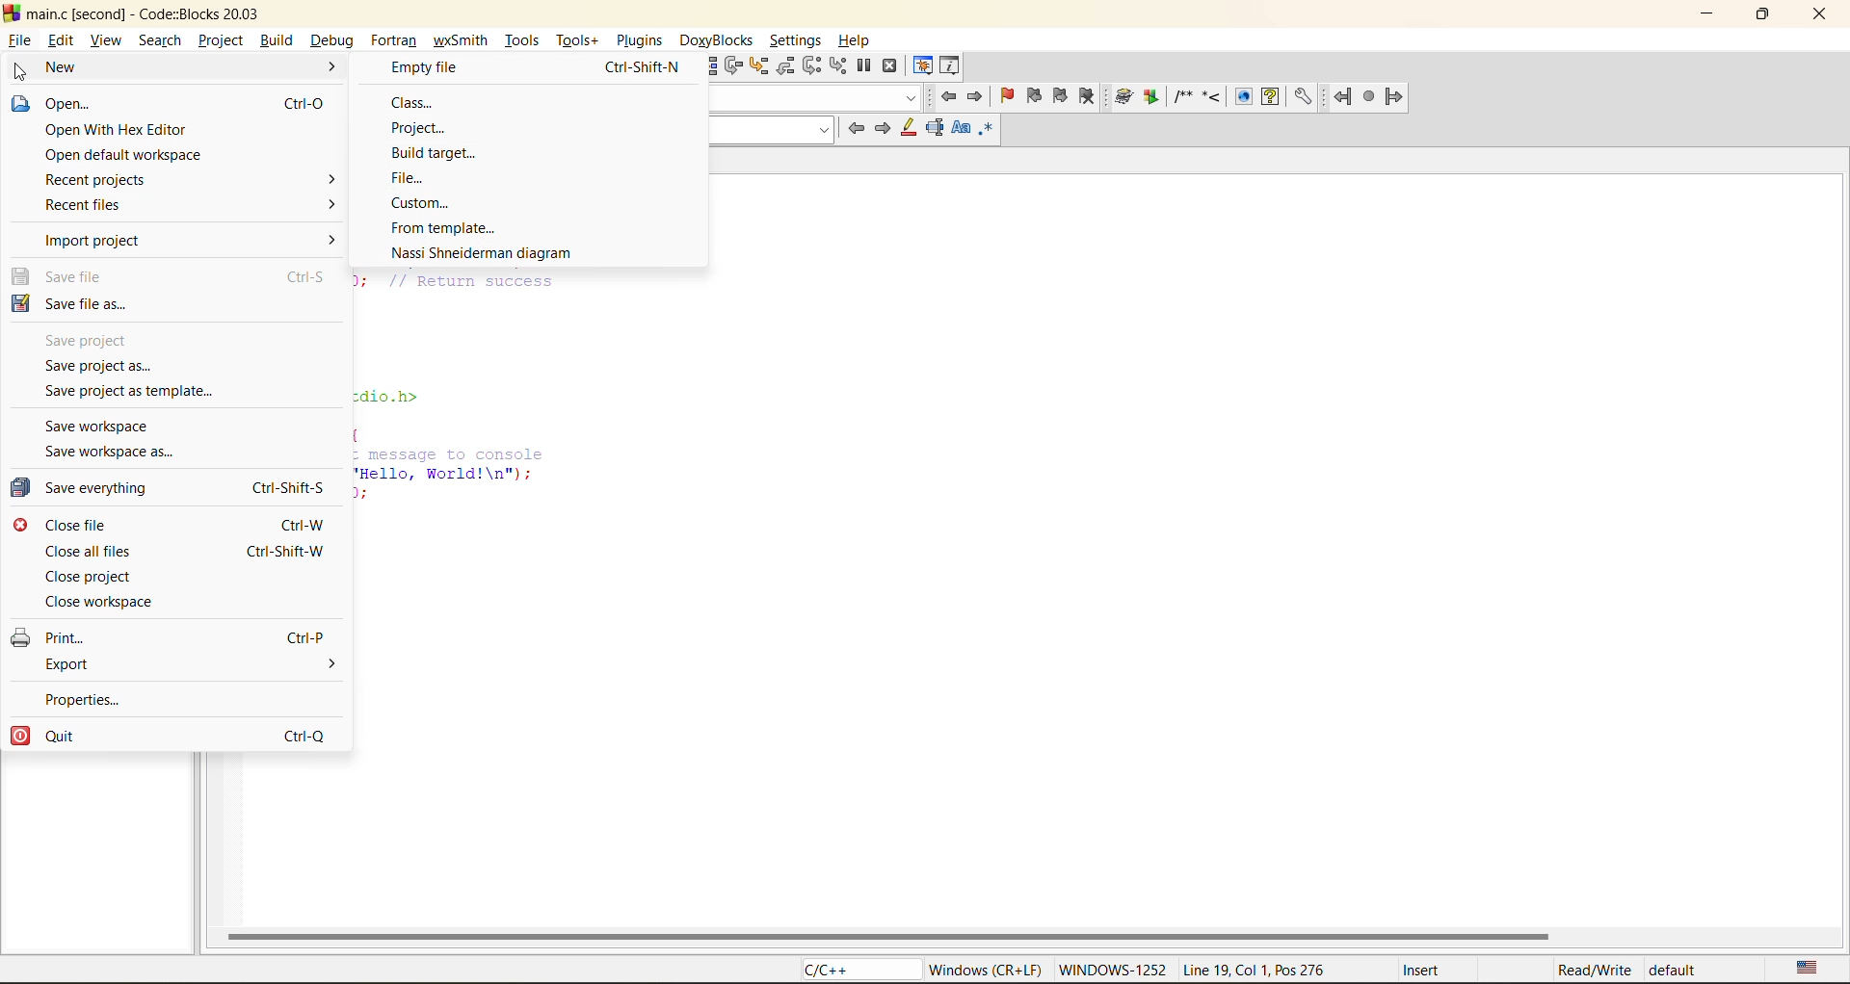  What do you see at coordinates (137, 394) in the screenshot?
I see `save project as template` at bounding box center [137, 394].